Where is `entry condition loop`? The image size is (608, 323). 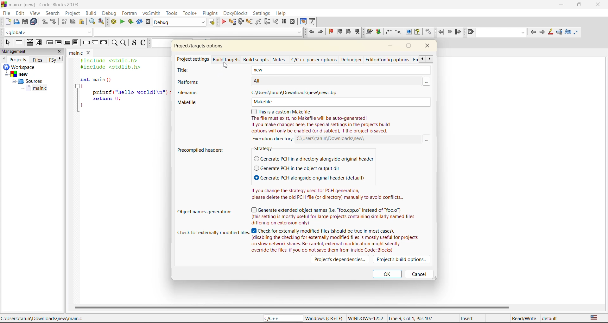
entry condition loop is located at coordinates (49, 43).